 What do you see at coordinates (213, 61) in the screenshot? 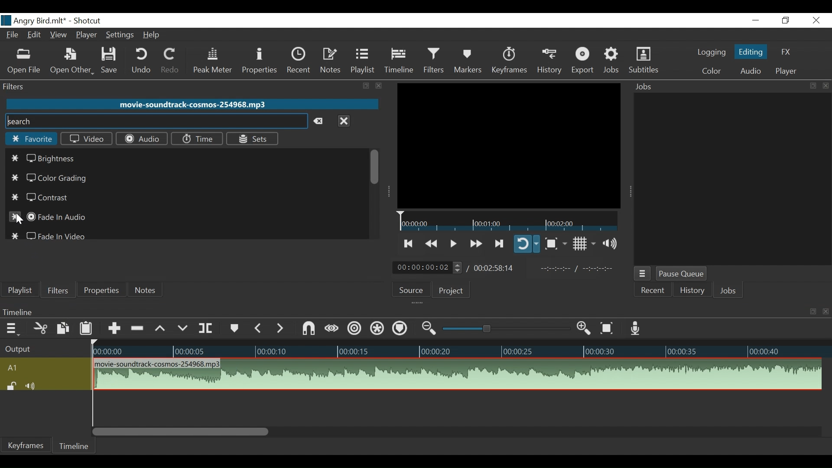
I see `Peak Meter` at bounding box center [213, 61].